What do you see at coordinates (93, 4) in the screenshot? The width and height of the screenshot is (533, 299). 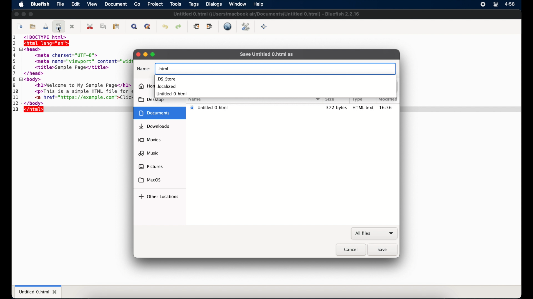 I see `view` at bounding box center [93, 4].